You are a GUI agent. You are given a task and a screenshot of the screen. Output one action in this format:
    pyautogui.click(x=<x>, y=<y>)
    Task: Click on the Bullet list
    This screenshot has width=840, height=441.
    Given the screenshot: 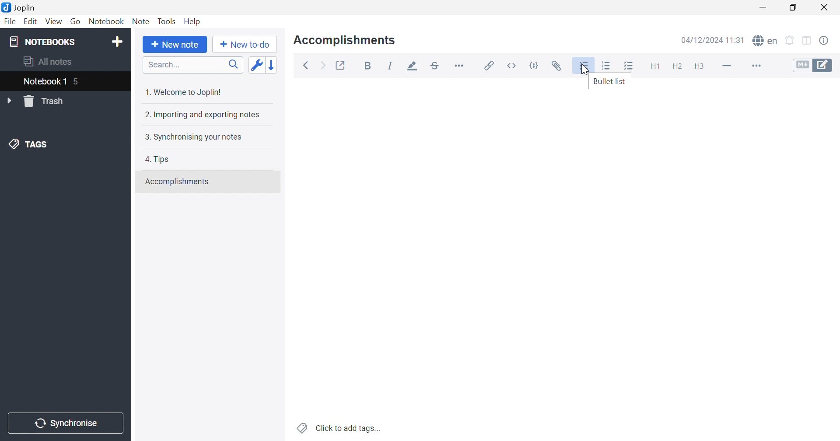 What is the action you would take?
    pyautogui.click(x=611, y=81)
    